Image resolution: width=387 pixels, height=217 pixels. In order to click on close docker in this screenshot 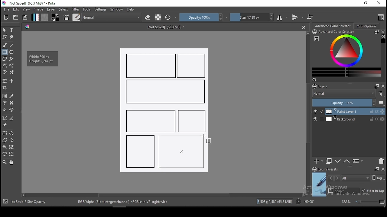, I will do `click(383, 32)`.